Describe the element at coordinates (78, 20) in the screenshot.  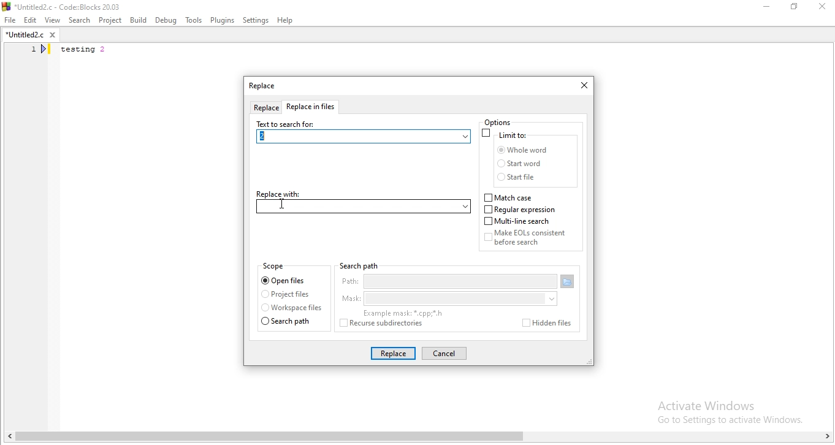
I see `Search ` at that location.